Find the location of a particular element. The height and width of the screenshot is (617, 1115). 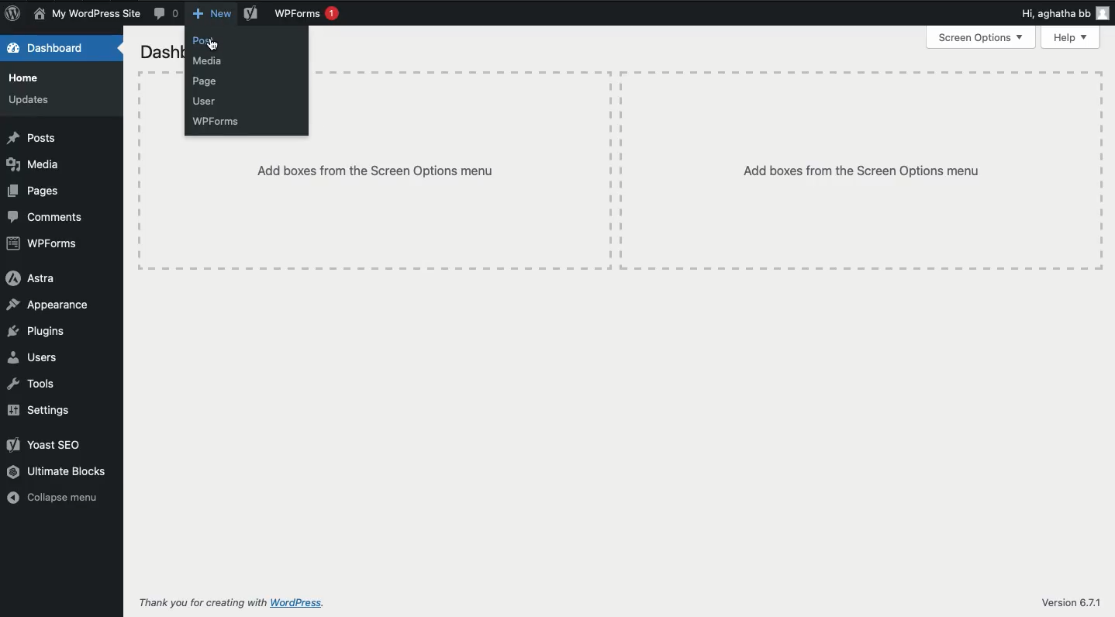

Screen options is located at coordinates (982, 38).